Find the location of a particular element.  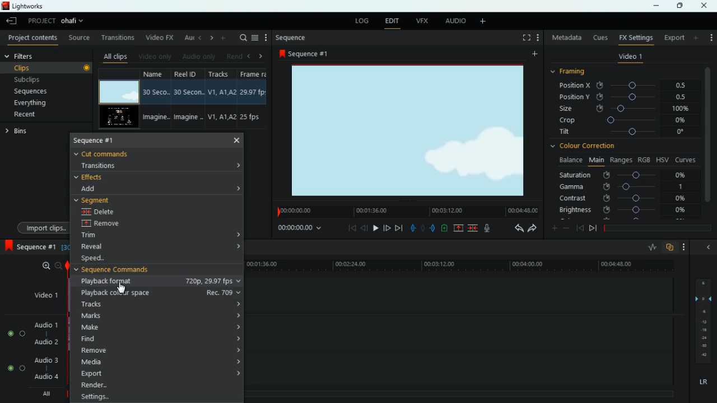

Audio is located at coordinates (16, 368).